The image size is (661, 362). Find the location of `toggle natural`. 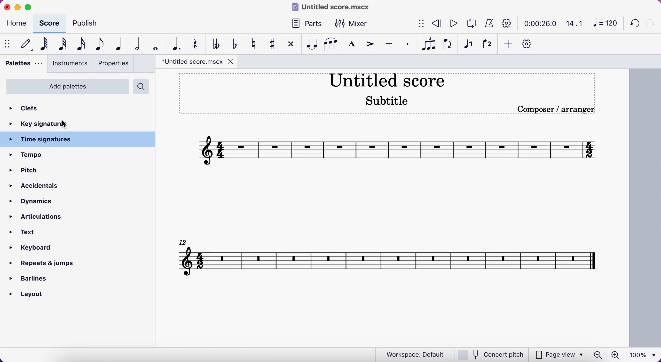

toggle natural is located at coordinates (255, 45).